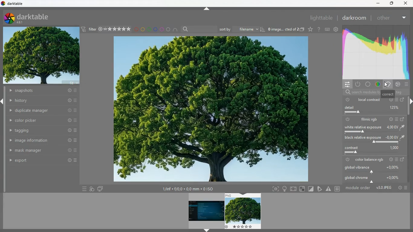  Describe the element at coordinates (378, 85) in the screenshot. I see `color` at that location.